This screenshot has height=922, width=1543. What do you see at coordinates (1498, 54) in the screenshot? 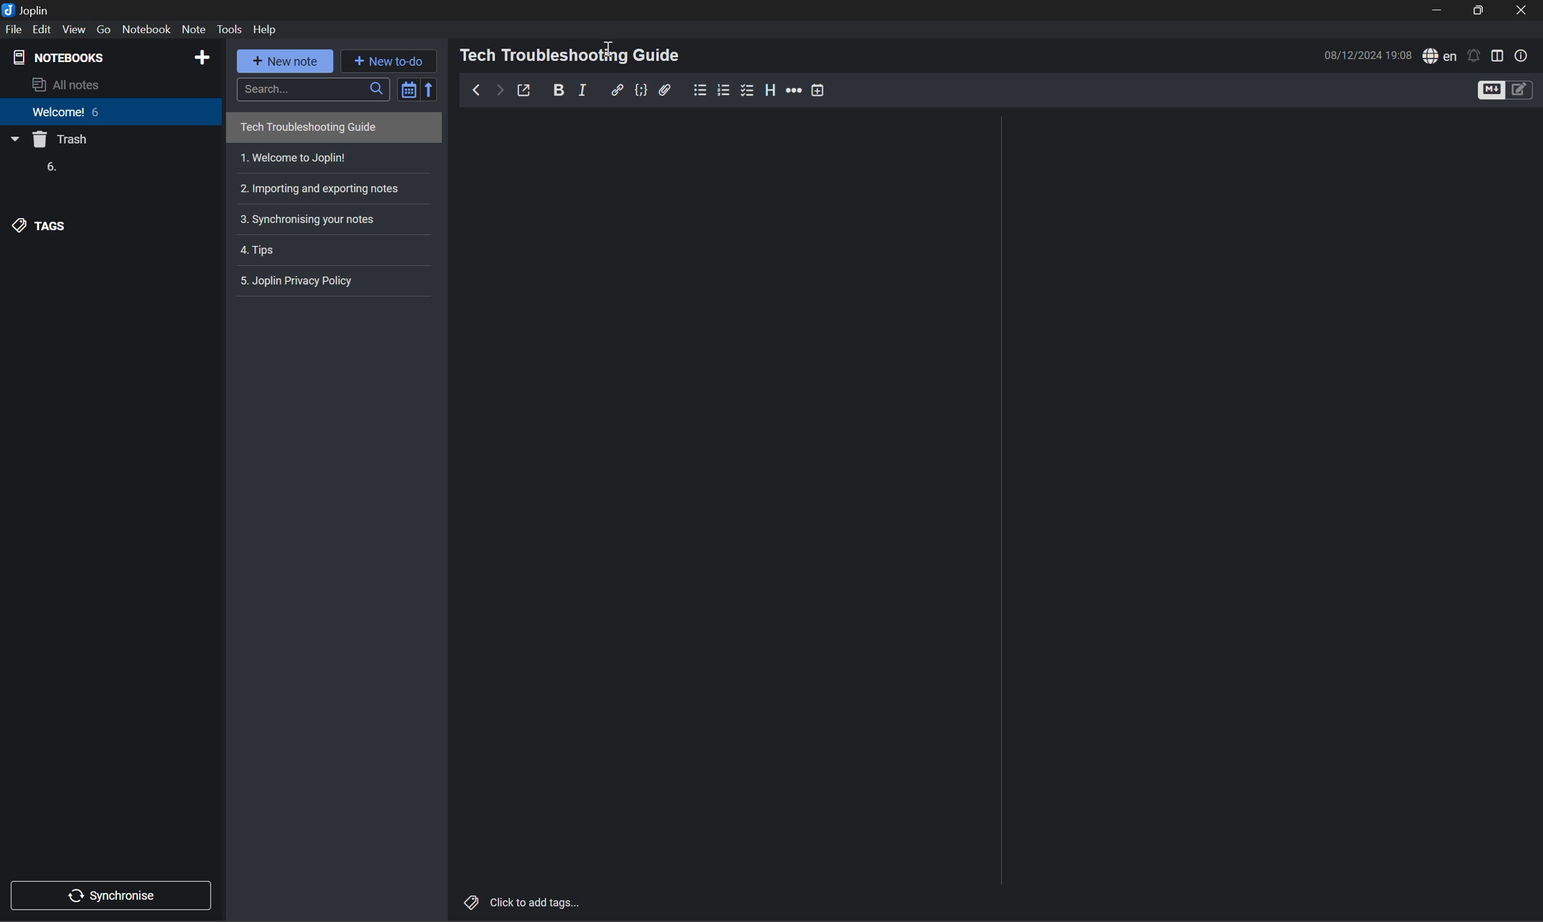
I see `Toggle editor layout` at bounding box center [1498, 54].